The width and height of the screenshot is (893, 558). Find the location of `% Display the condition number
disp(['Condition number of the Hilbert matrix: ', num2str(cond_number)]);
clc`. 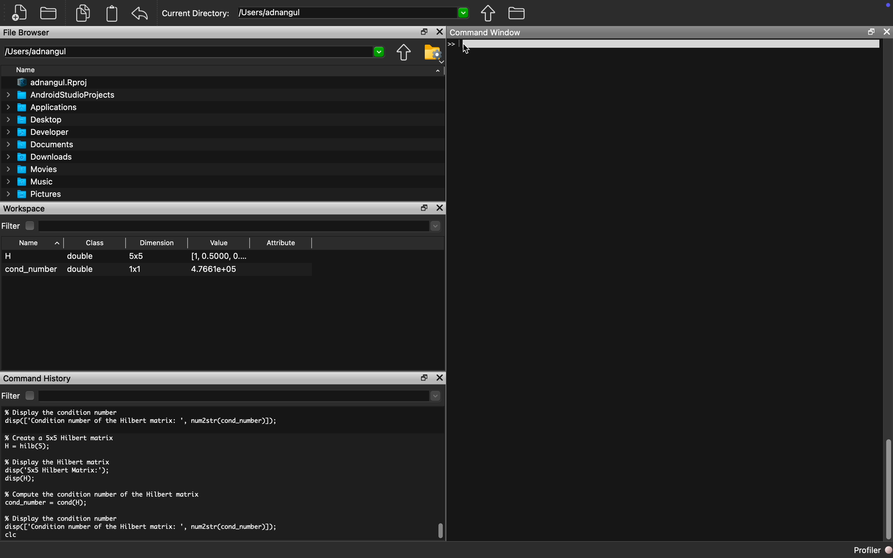

% Display the condition number
disp(['Condition number of the Hilbert matrix: ', num2str(cond_number)]);
clc is located at coordinates (142, 528).